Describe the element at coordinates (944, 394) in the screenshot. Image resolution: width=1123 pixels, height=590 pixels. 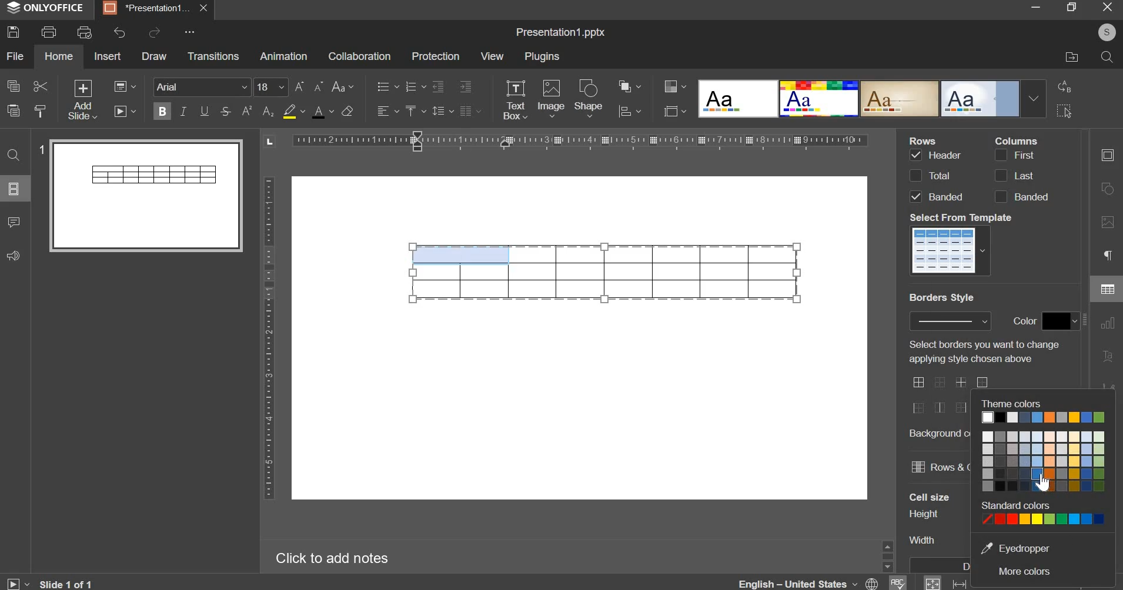
I see `border style` at that location.